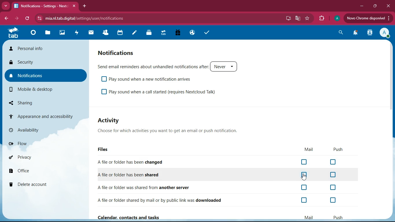  I want to click on push, so click(338, 149).